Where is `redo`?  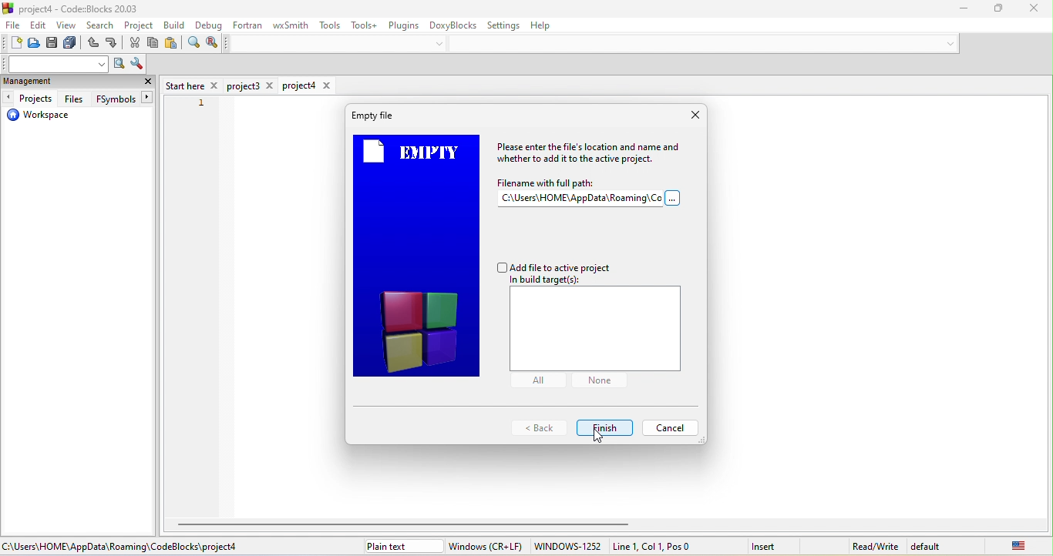
redo is located at coordinates (113, 45).